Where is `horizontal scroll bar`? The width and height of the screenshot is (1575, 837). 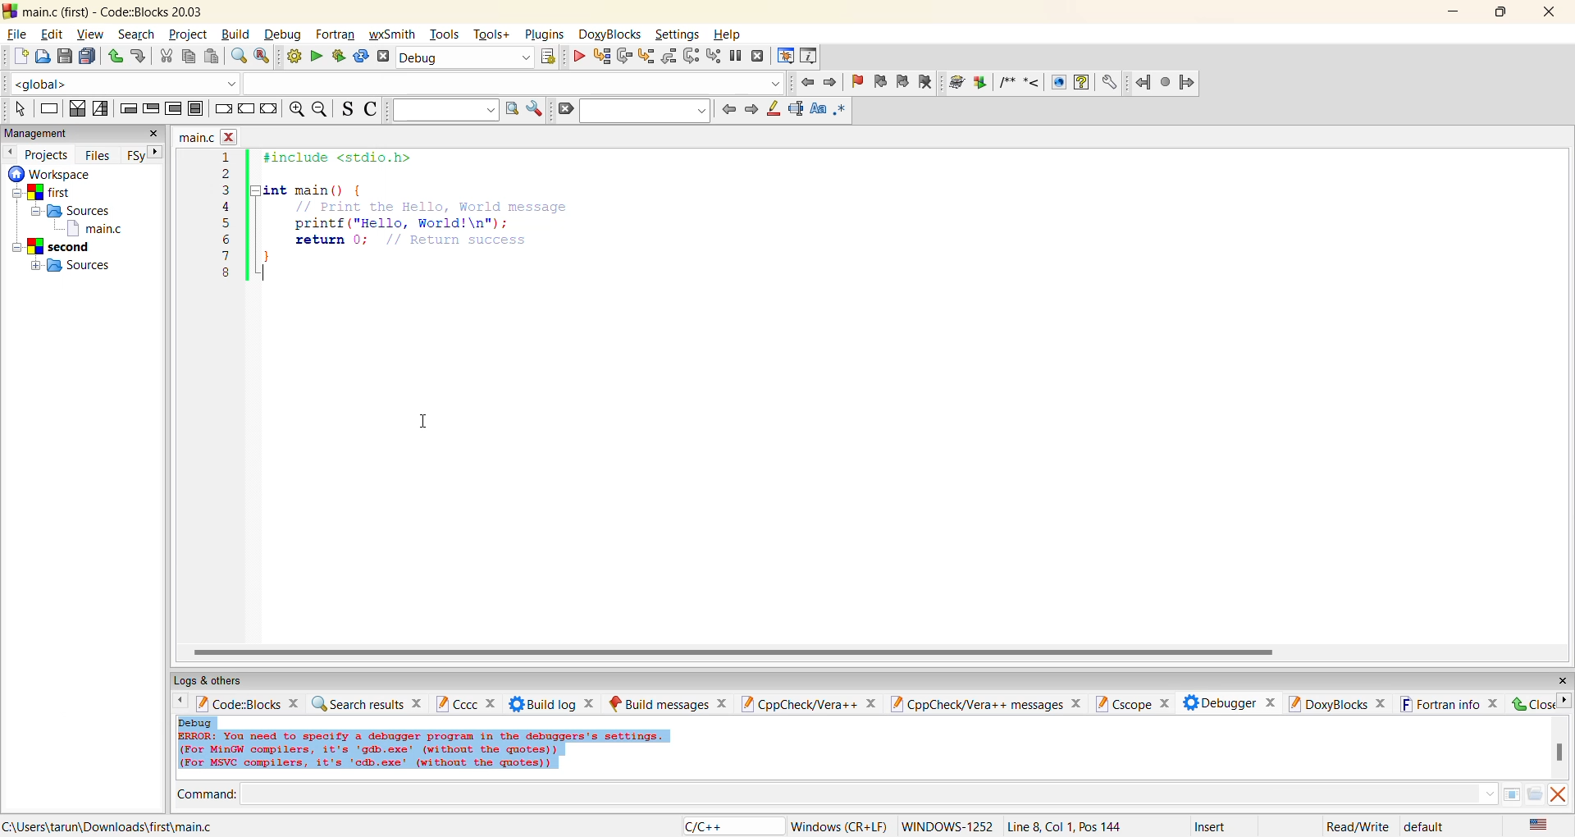 horizontal scroll bar is located at coordinates (732, 652).